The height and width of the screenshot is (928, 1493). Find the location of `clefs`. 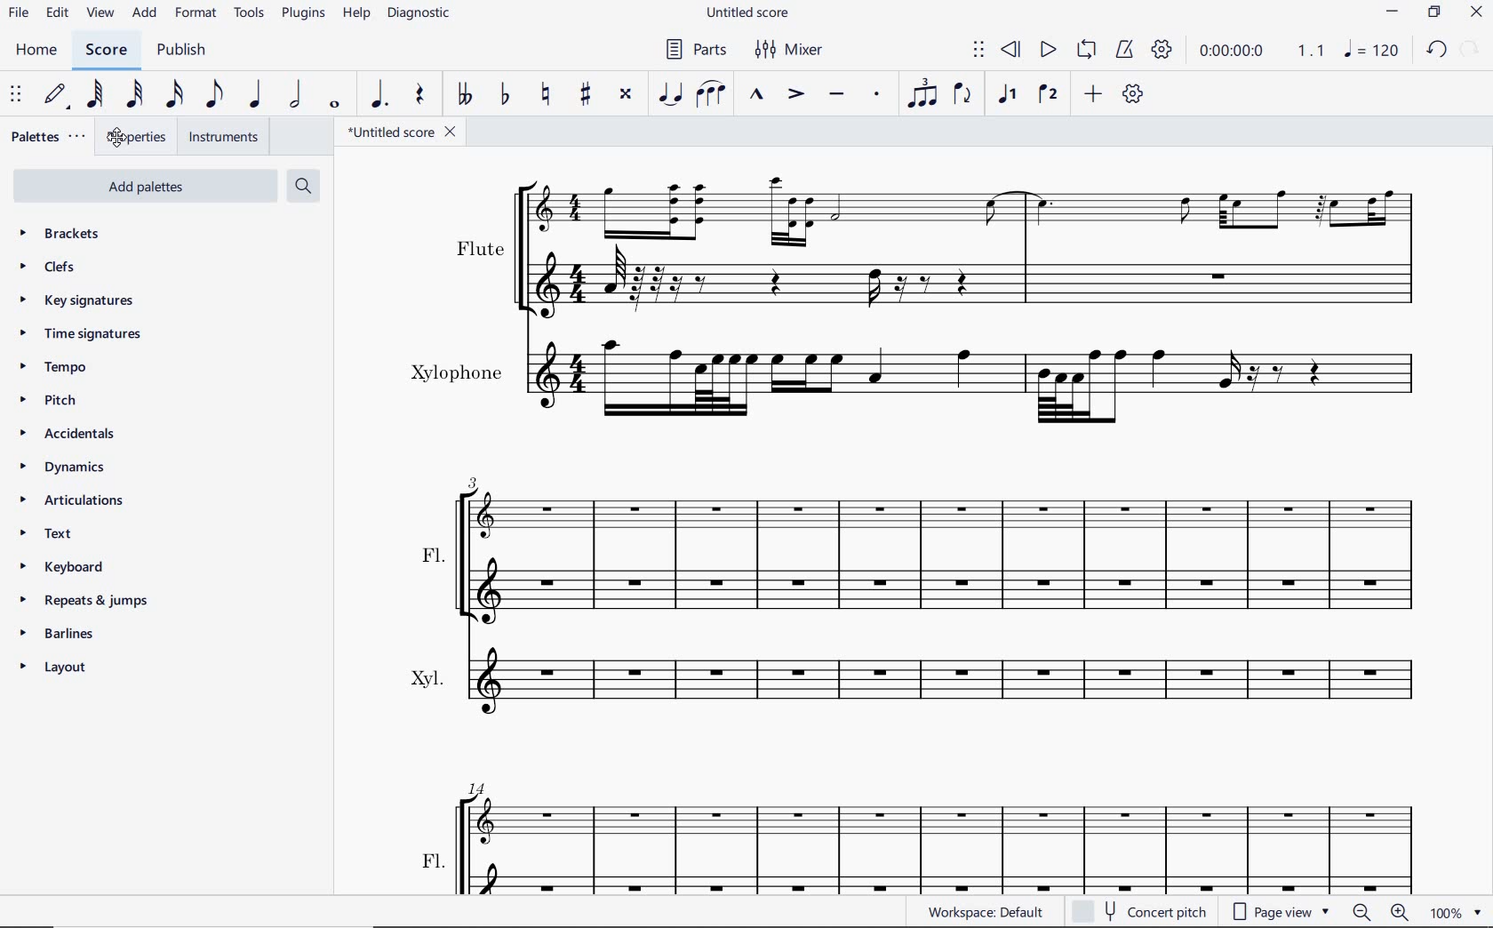

clefs is located at coordinates (48, 266).